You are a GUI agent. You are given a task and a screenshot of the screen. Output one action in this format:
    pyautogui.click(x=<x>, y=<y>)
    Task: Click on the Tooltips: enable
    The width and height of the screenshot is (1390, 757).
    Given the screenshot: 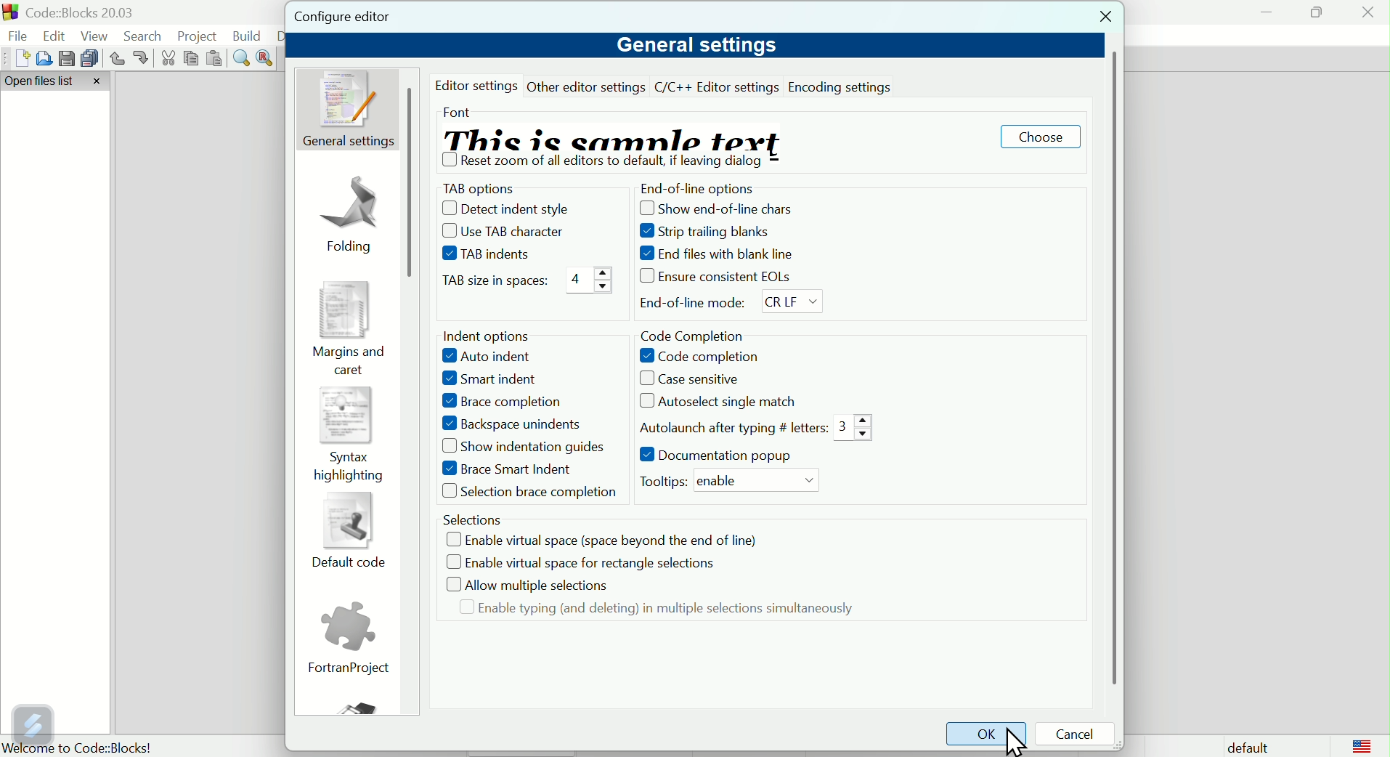 What is the action you would take?
    pyautogui.click(x=659, y=481)
    